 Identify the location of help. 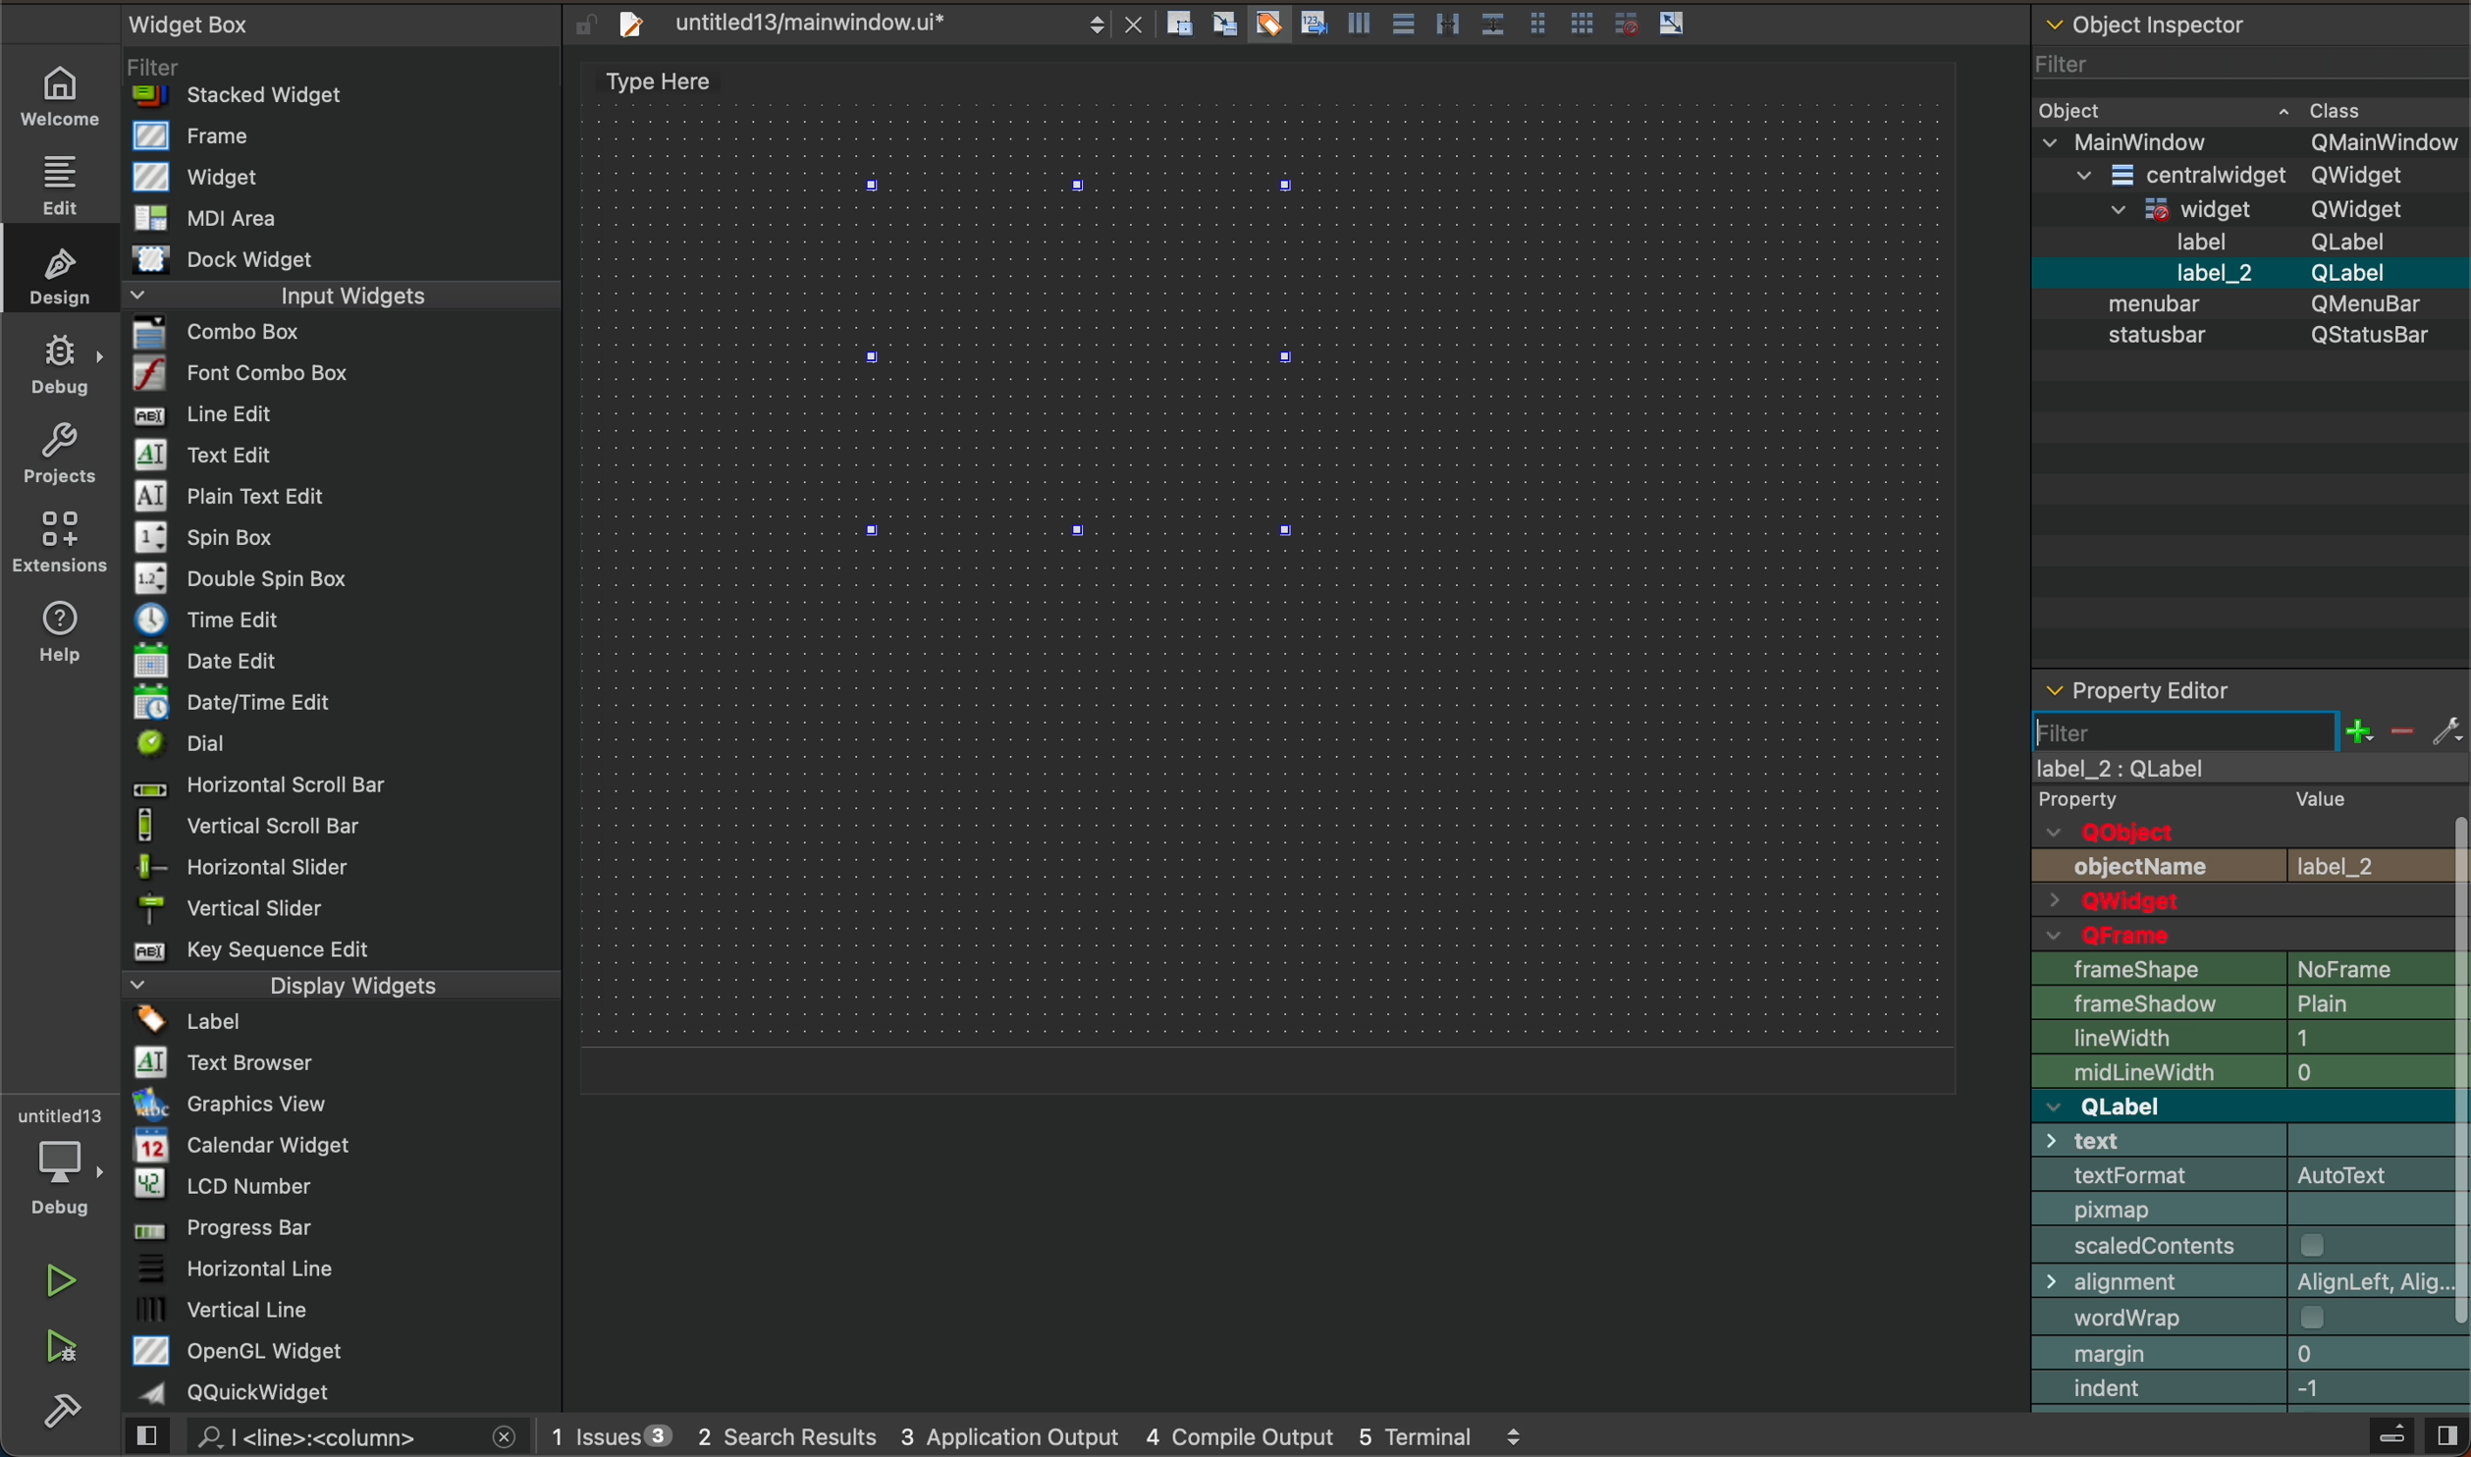
(69, 627).